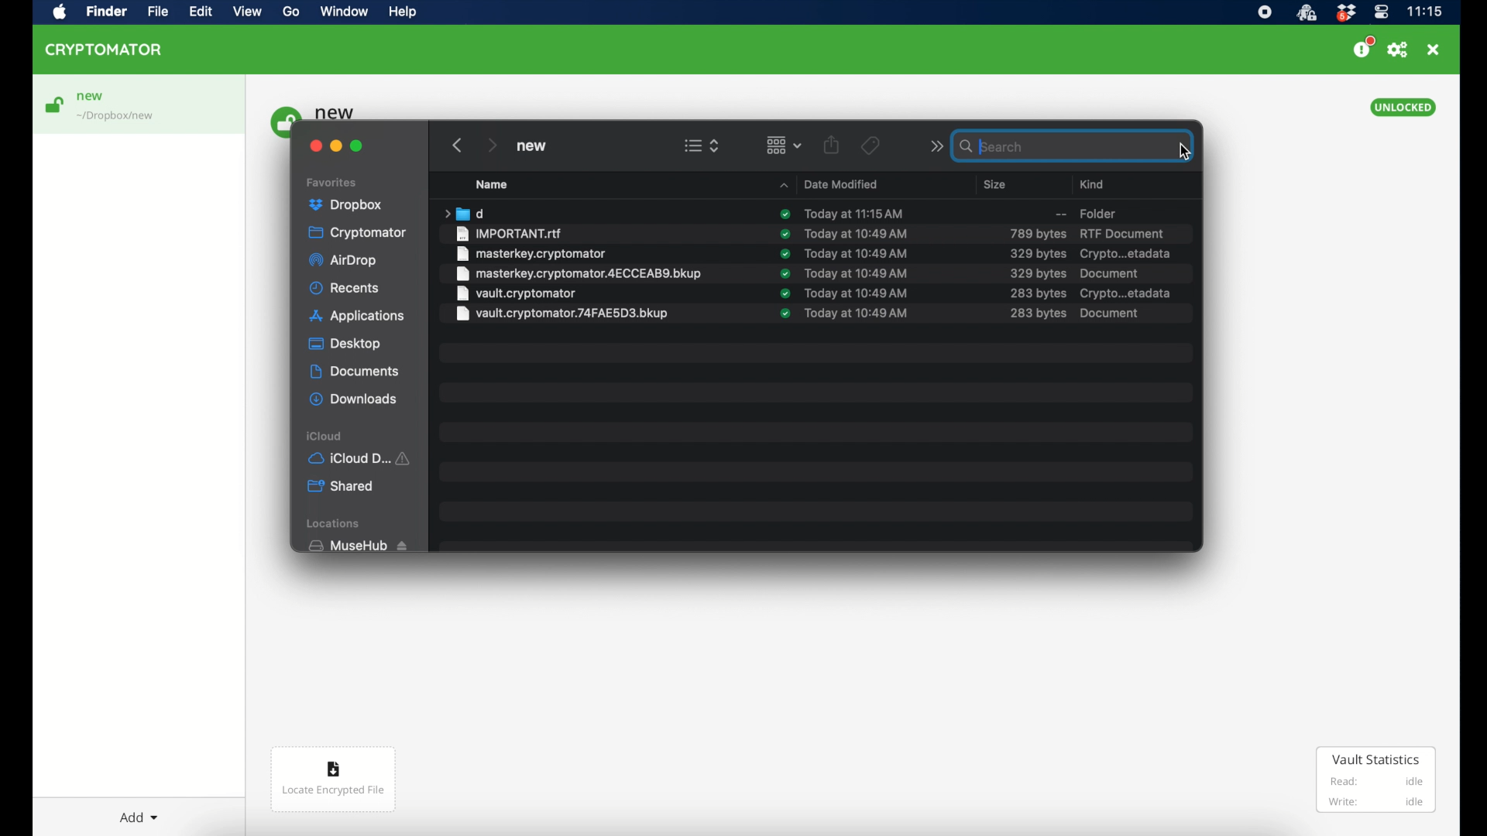 The width and height of the screenshot is (1487, 836). I want to click on crypto, so click(1126, 293).